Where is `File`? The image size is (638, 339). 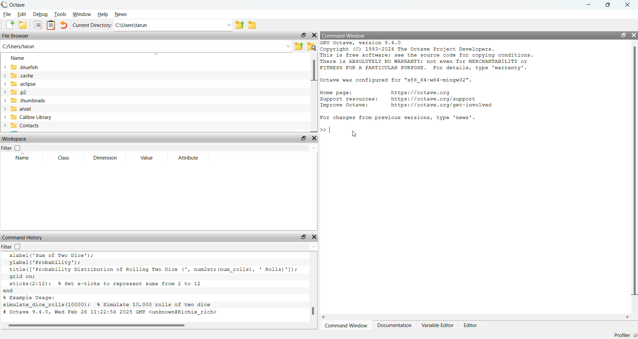
File is located at coordinates (6, 14).